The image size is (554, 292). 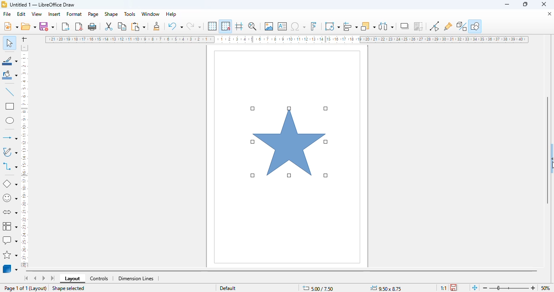 I want to click on title, so click(x=42, y=4).